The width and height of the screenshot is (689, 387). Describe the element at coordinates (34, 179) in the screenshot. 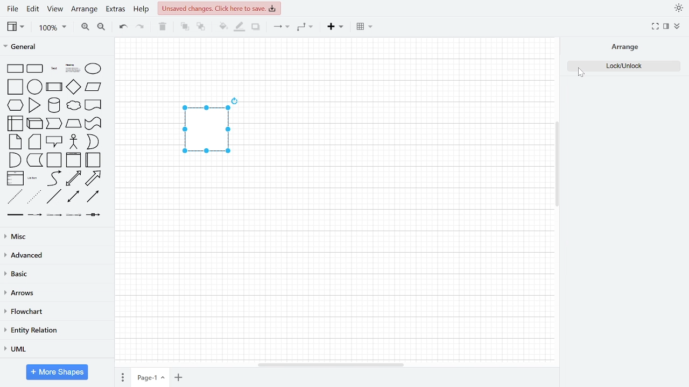

I see `list item` at that location.